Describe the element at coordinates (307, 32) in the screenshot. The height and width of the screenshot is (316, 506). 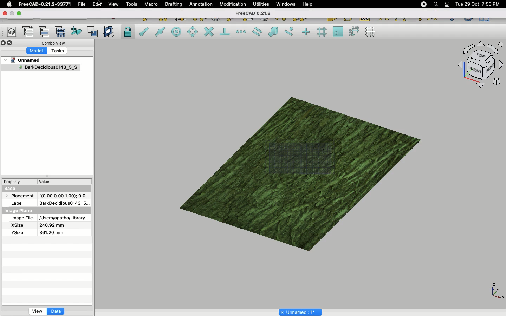
I see `Snap ortho` at that location.